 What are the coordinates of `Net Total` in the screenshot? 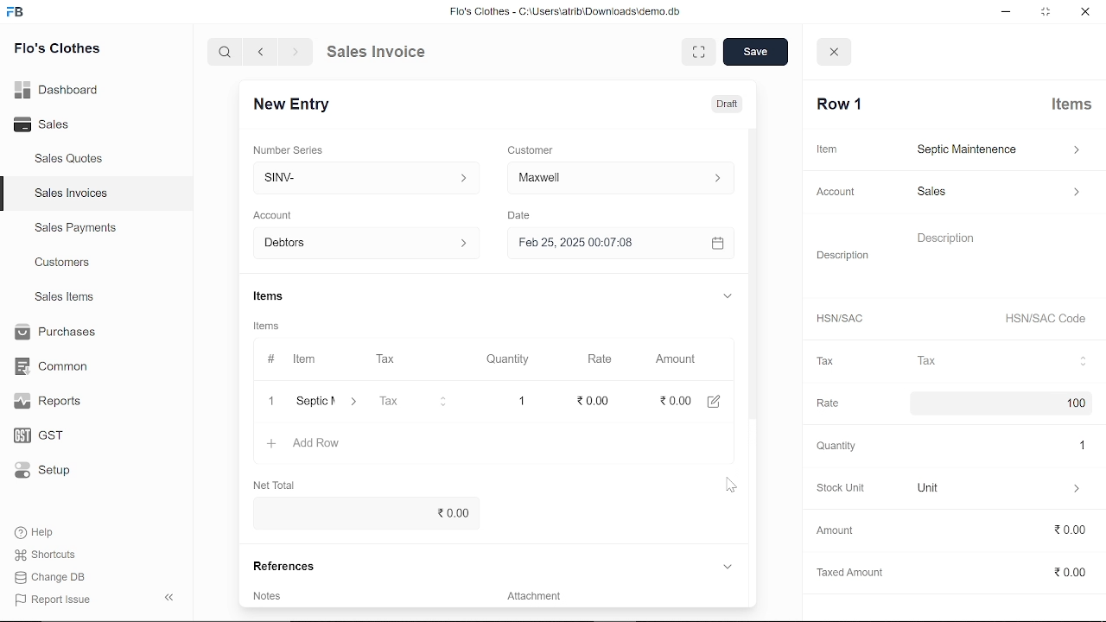 It's located at (279, 483).